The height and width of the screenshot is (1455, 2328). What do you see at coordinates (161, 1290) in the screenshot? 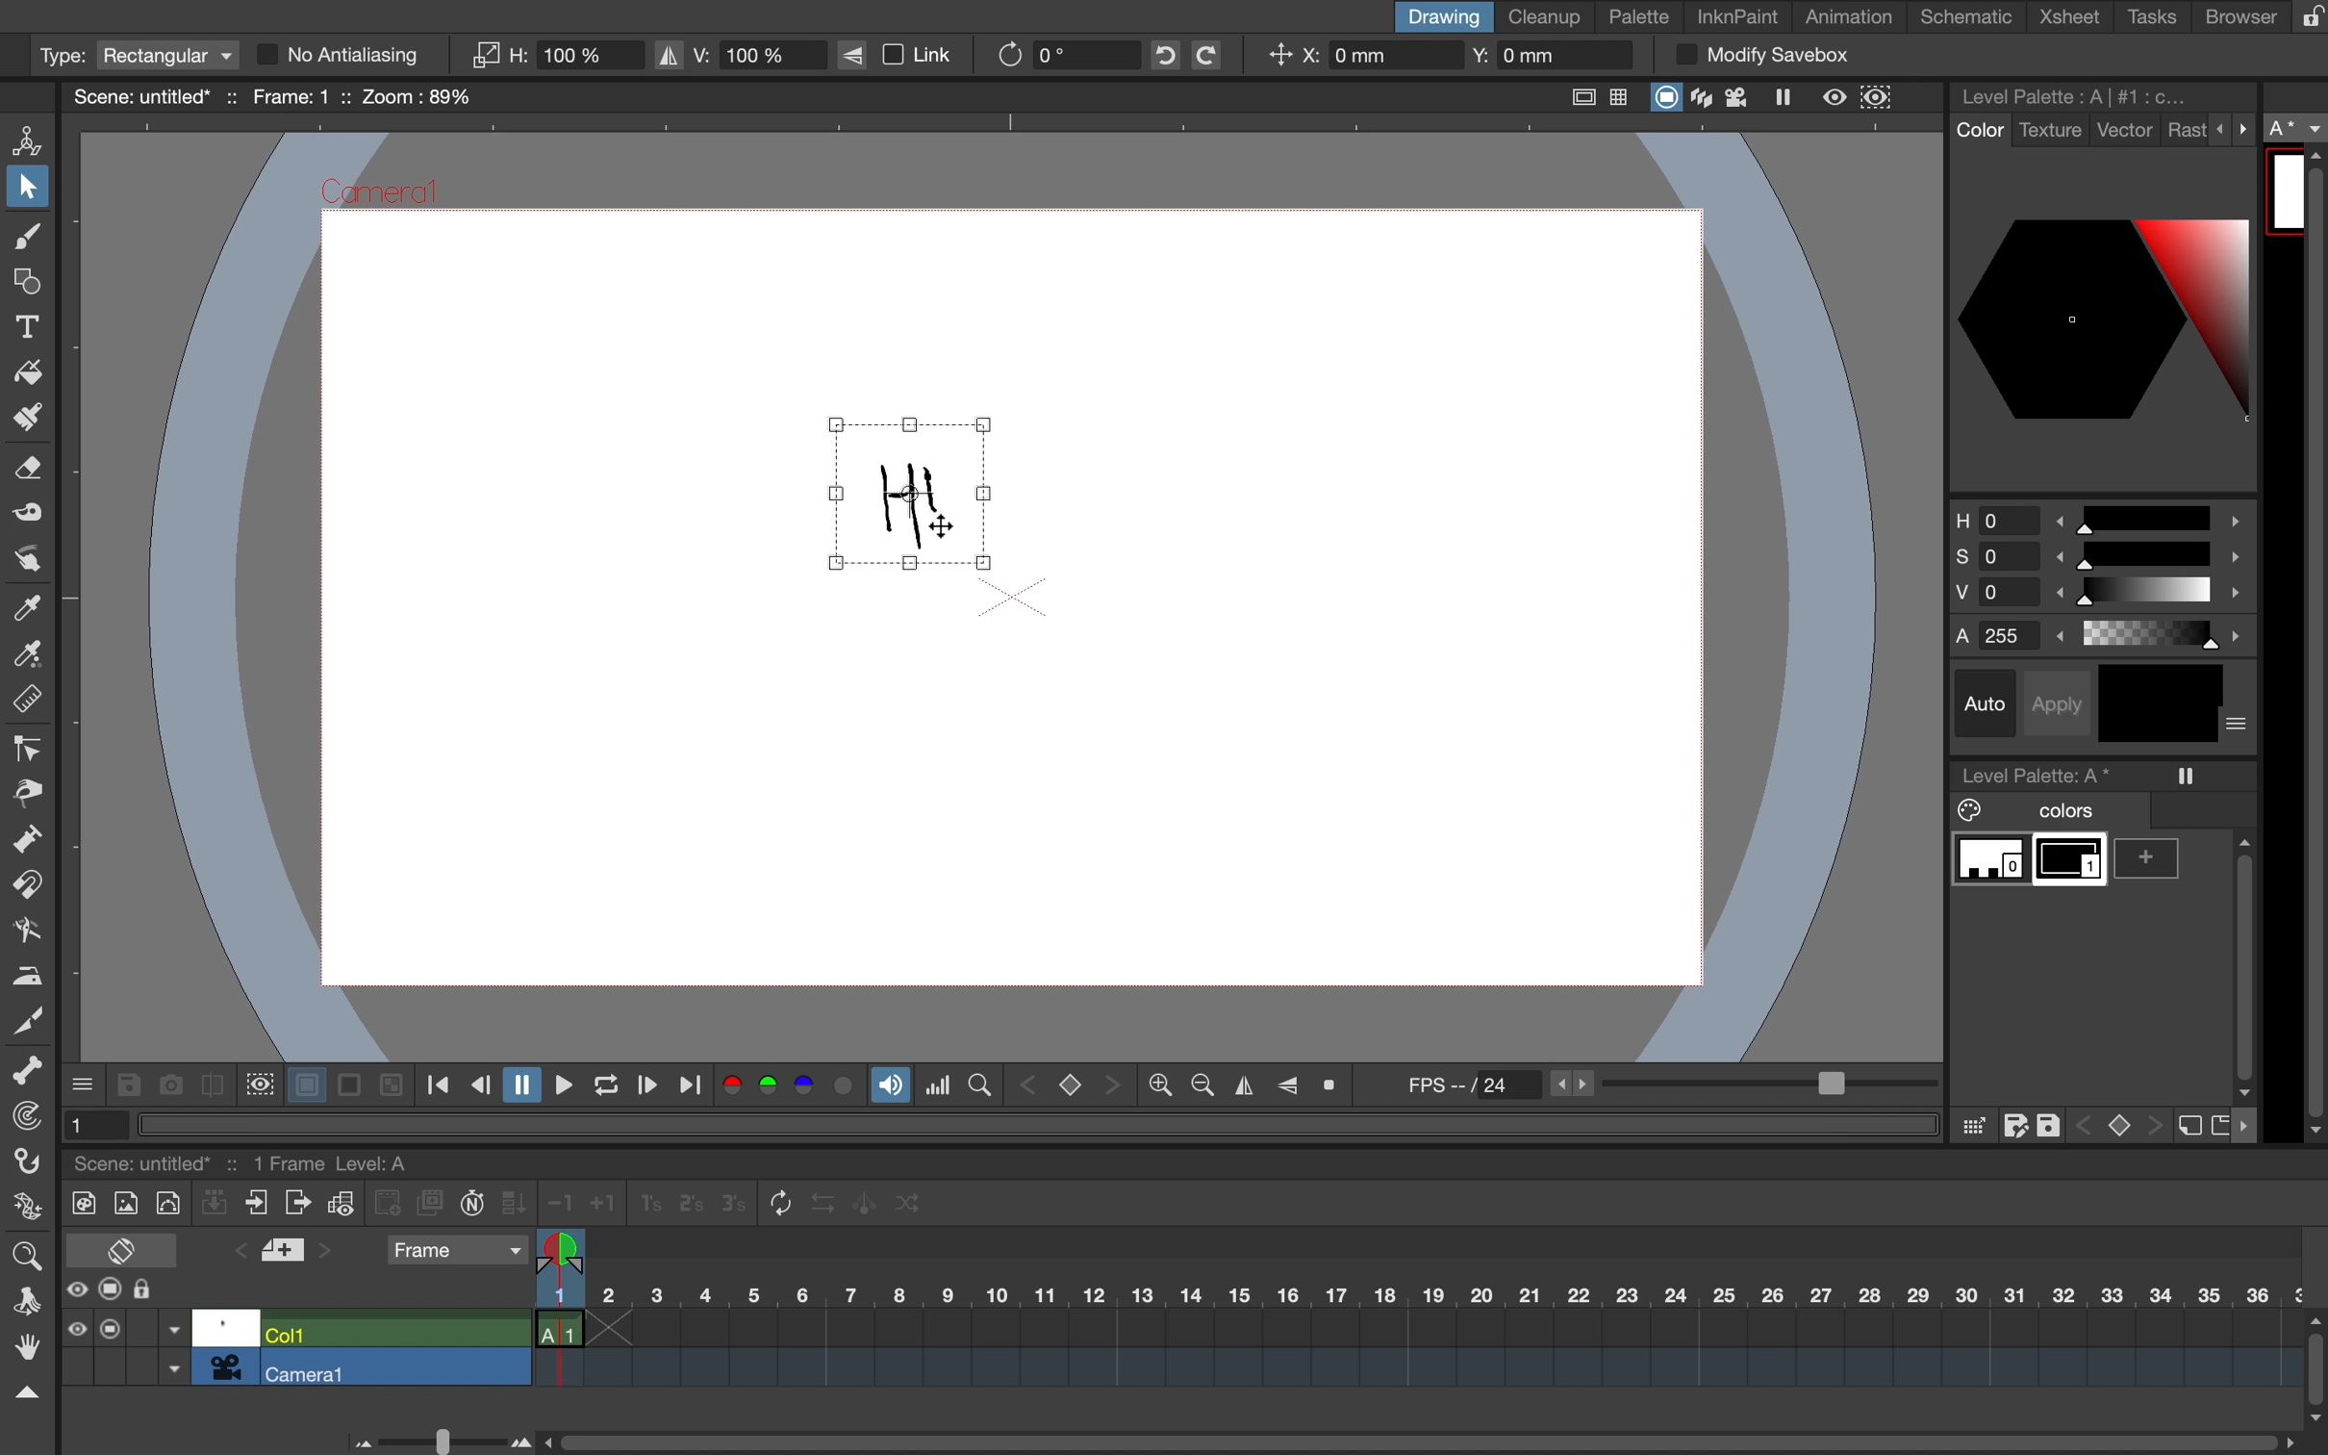
I see `lock toggle all` at bounding box center [161, 1290].